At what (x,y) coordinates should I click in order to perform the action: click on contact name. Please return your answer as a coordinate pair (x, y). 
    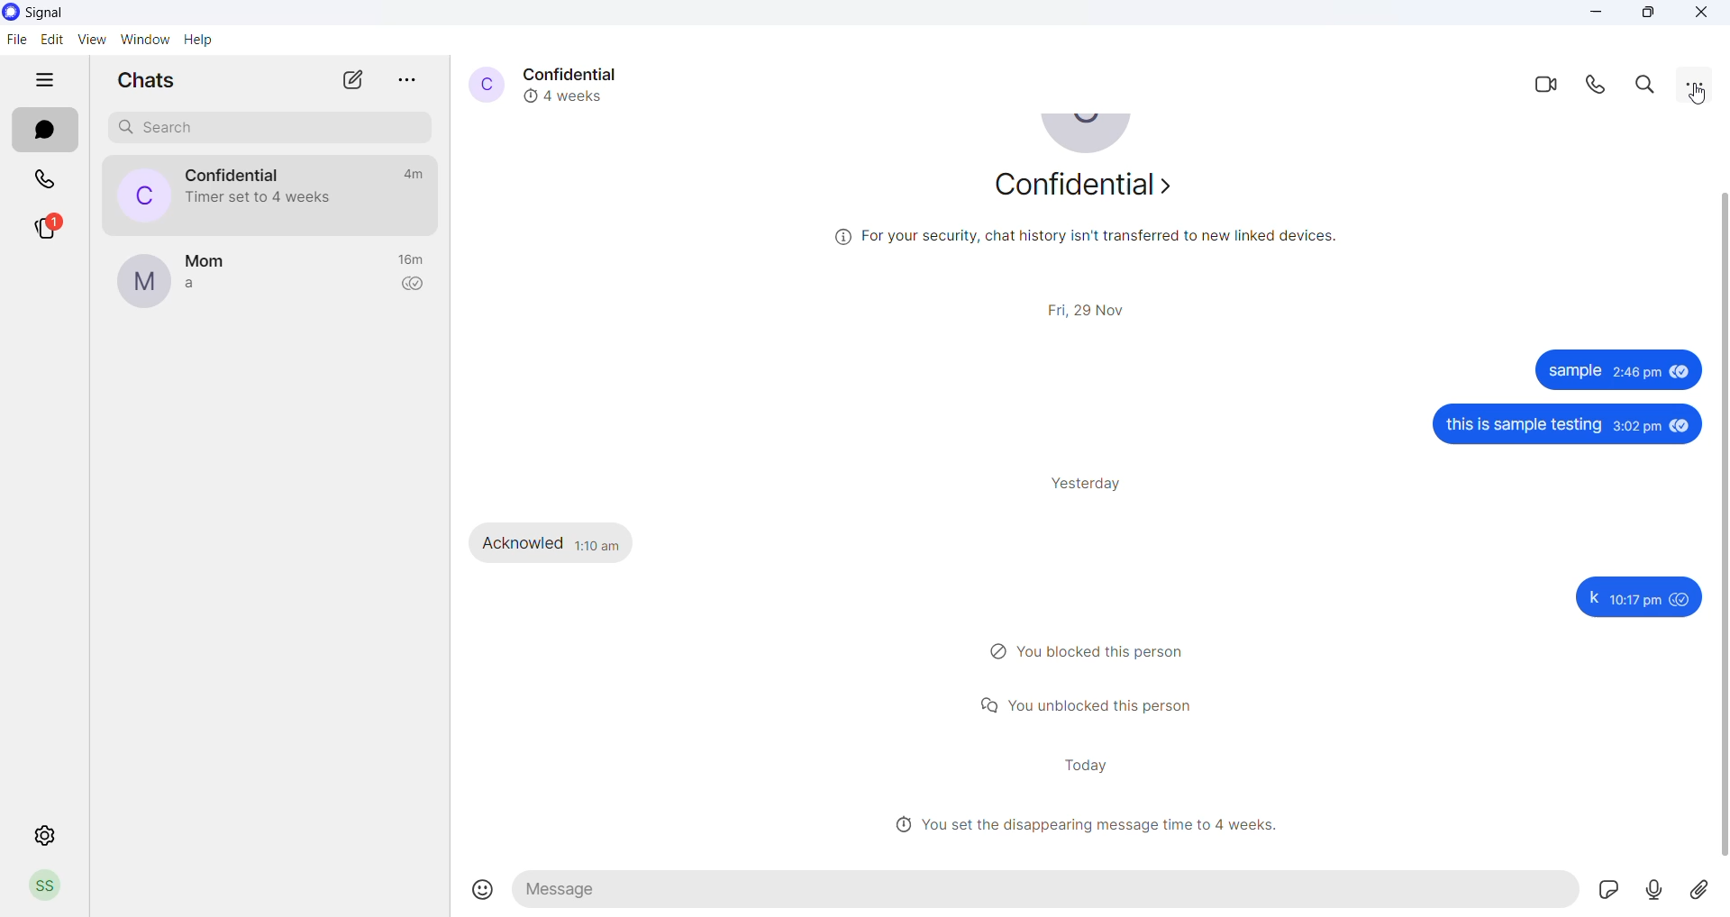
    Looking at the image, I should click on (240, 172).